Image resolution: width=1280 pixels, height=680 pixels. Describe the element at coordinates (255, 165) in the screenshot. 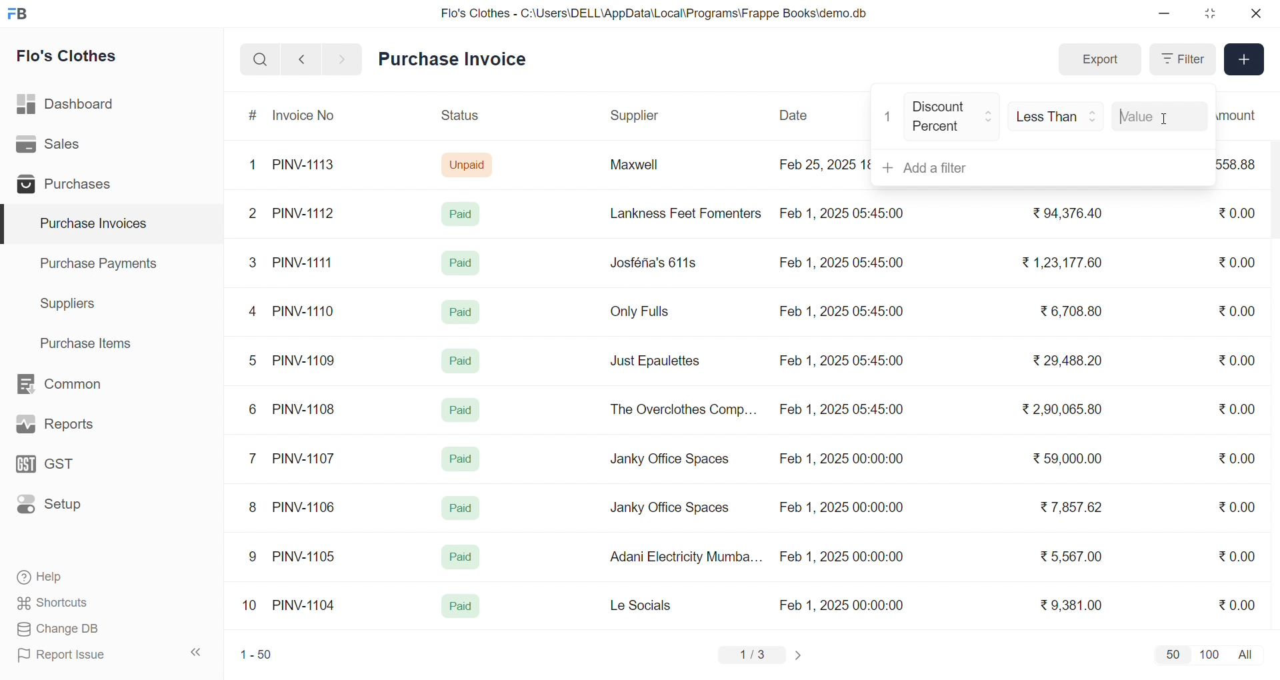

I see `1` at that location.